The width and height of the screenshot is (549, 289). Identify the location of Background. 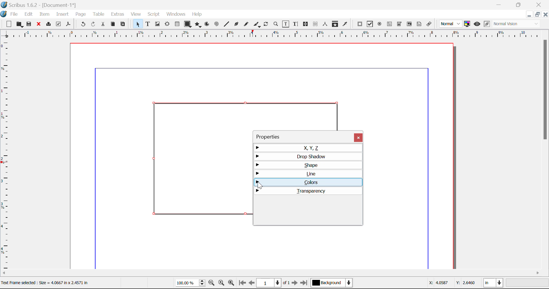
(332, 283).